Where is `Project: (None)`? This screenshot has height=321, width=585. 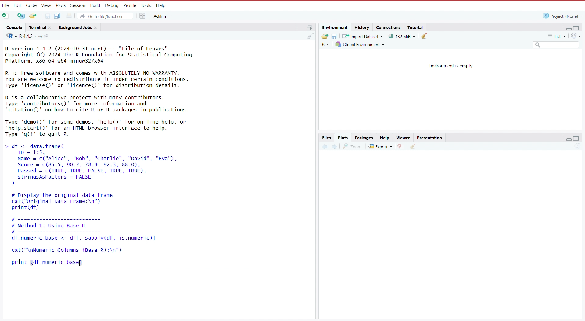
Project: (None) is located at coordinates (561, 16).